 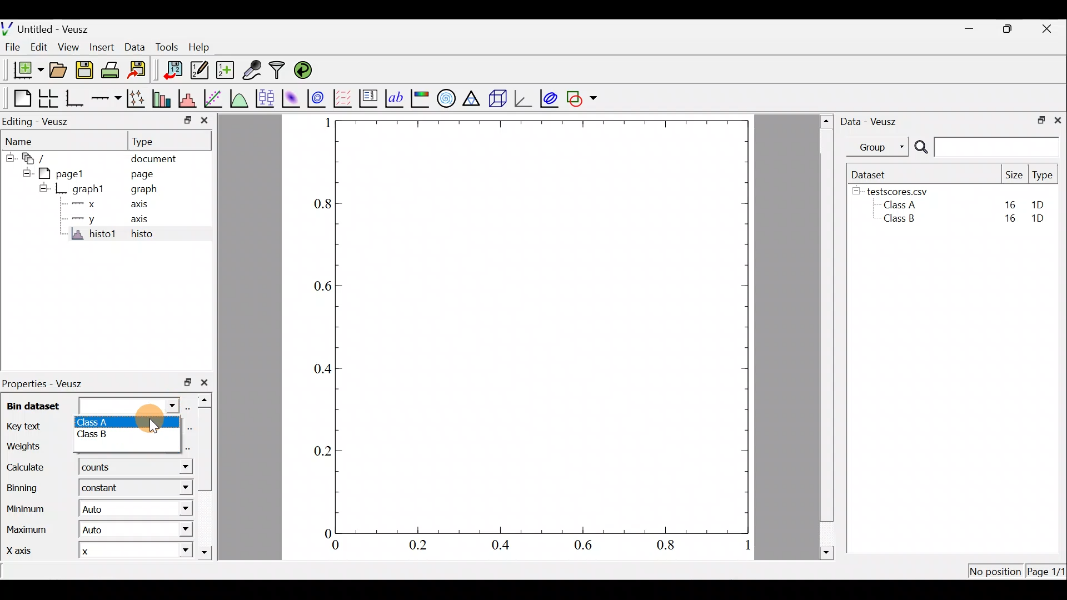 What do you see at coordinates (191, 408) in the screenshot?
I see `select using dataset browser` at bounding box center [191, 408].